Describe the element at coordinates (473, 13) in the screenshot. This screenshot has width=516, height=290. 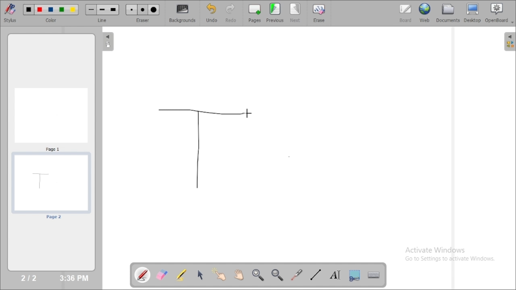
I see `desktop` at that location.